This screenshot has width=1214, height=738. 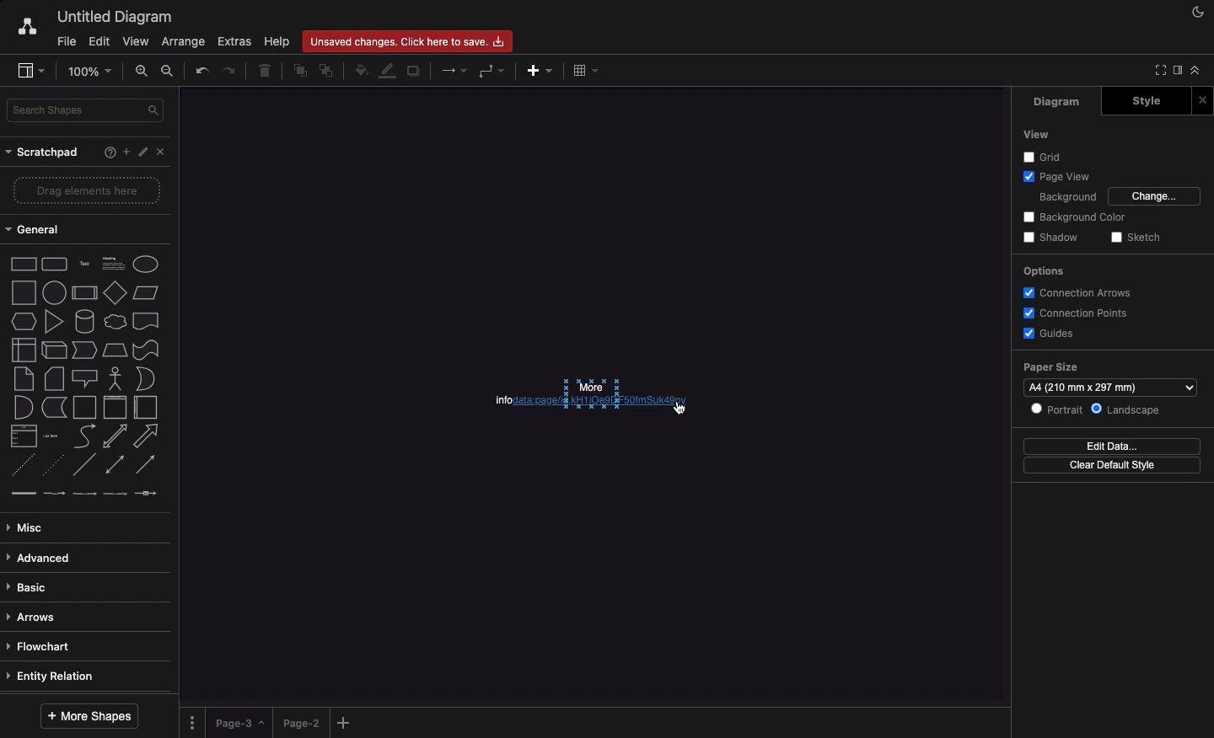 What do you see at coordinates (89, 190) in the screenshot?
I see `Drag elements here` at bounding box center [89, 190].